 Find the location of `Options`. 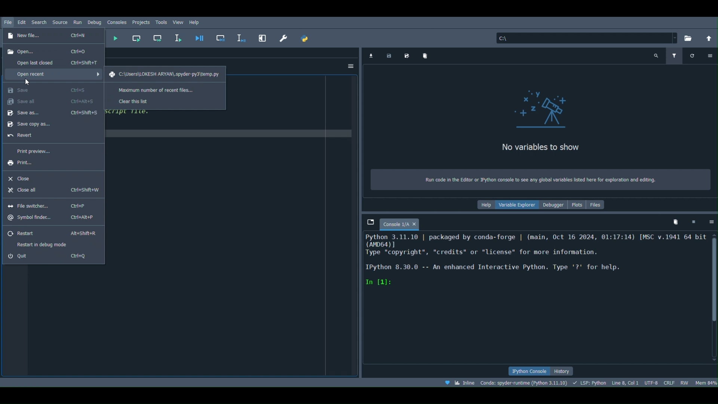

Options is located at coordinates (710, 56).